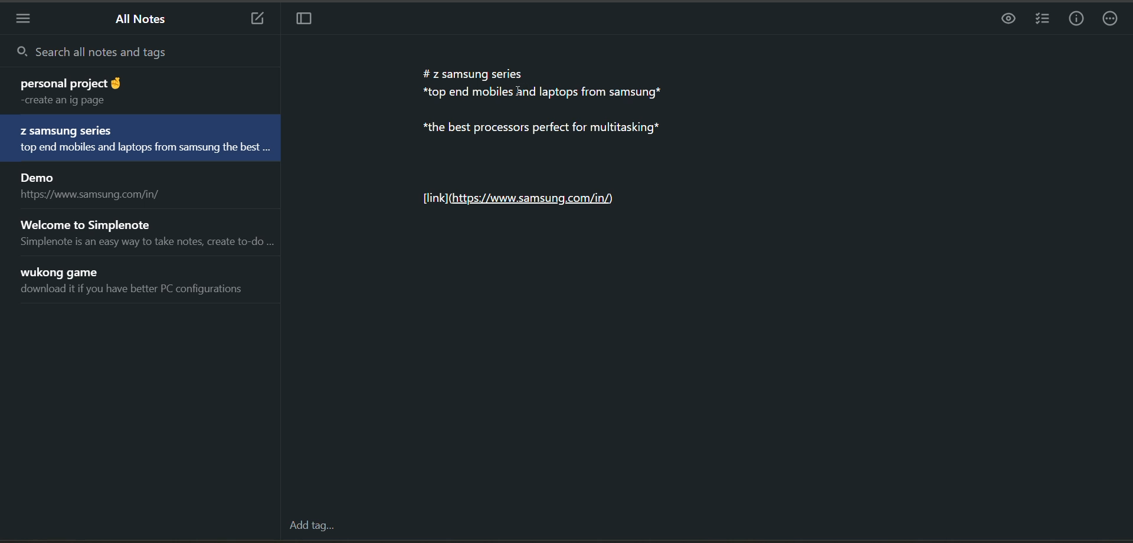 The height and width of the screenshot is (543, 1133). What do you see at coordinates (312, 525) in the screenshot?
I see `add tag` at bounding box center [312, 525].